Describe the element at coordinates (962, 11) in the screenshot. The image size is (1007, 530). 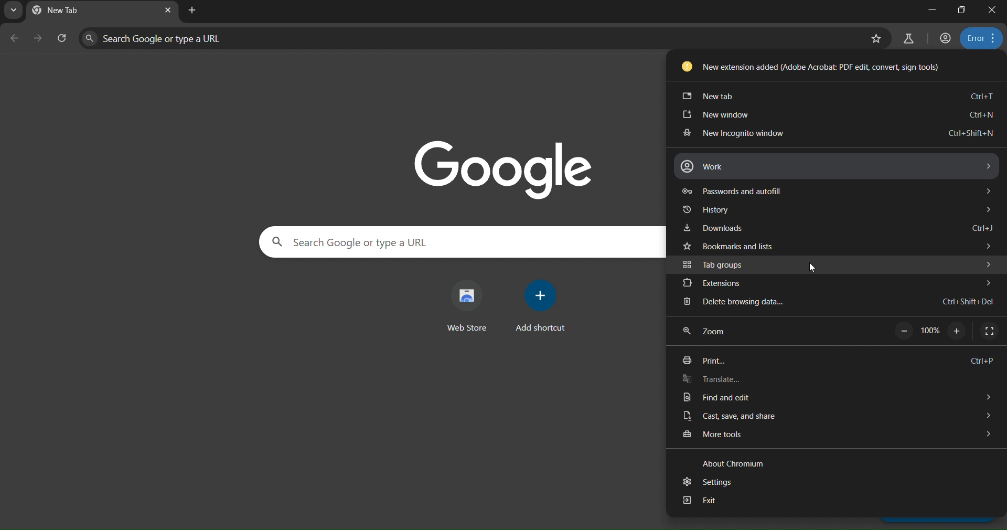
I see `restore down` at that location.